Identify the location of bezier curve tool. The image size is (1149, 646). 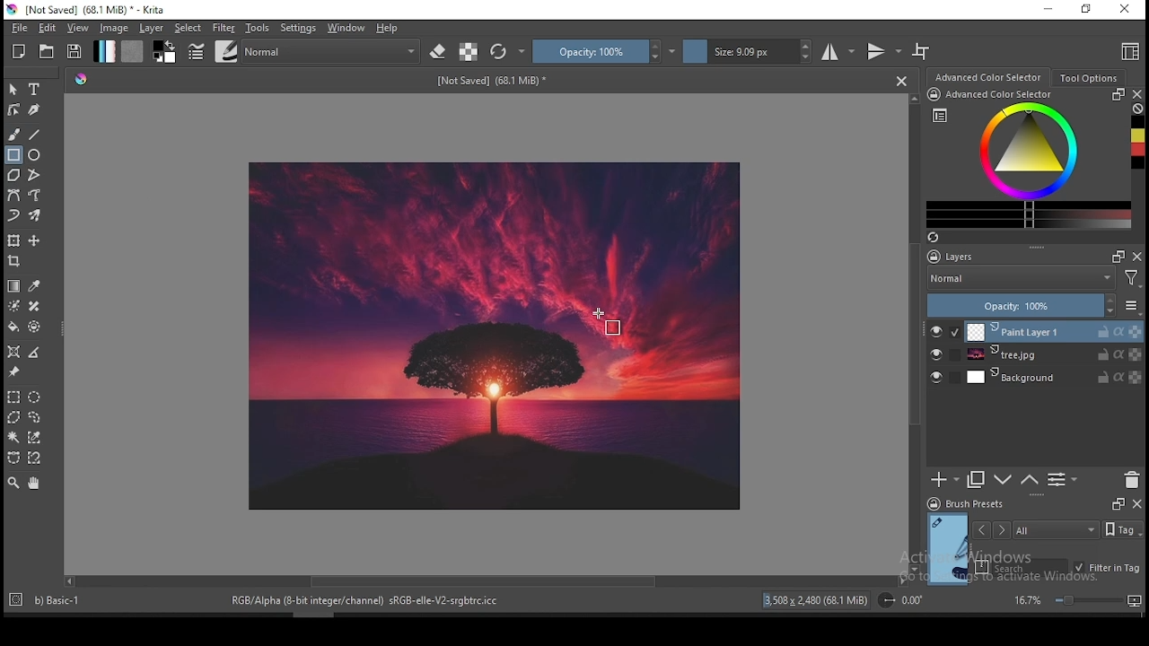
(14, 196).